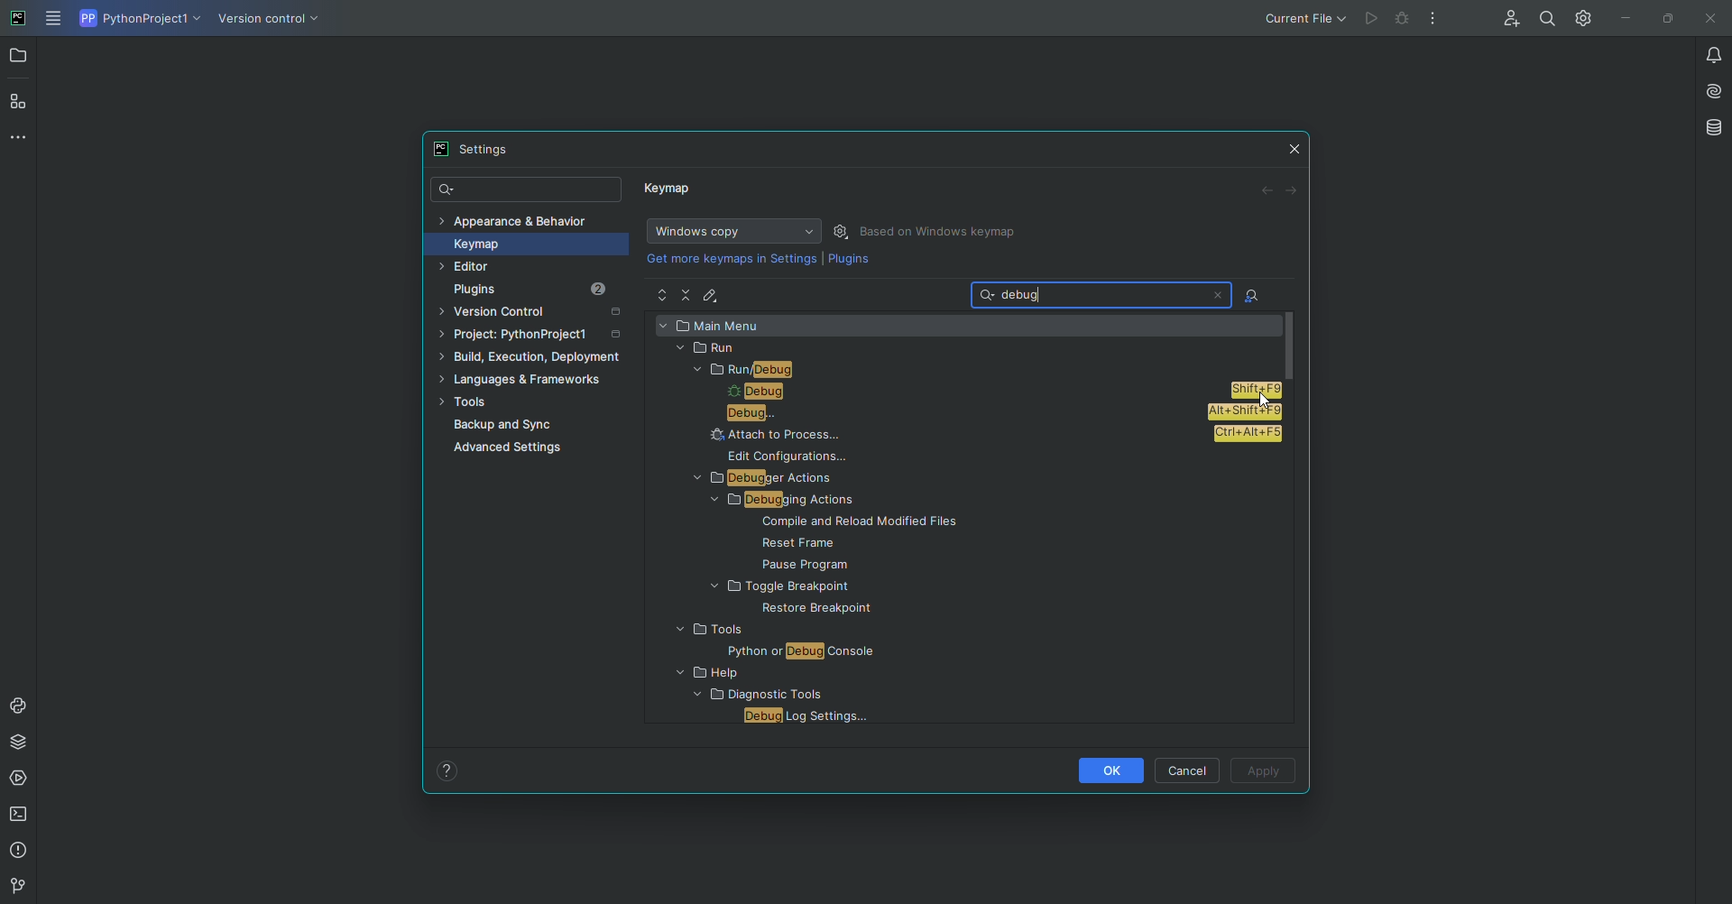 The width and height of the screenshot is (1732, 904). Describe the element at coordinates (543, 290) in the screenshot. I see `Plugins` at that location.